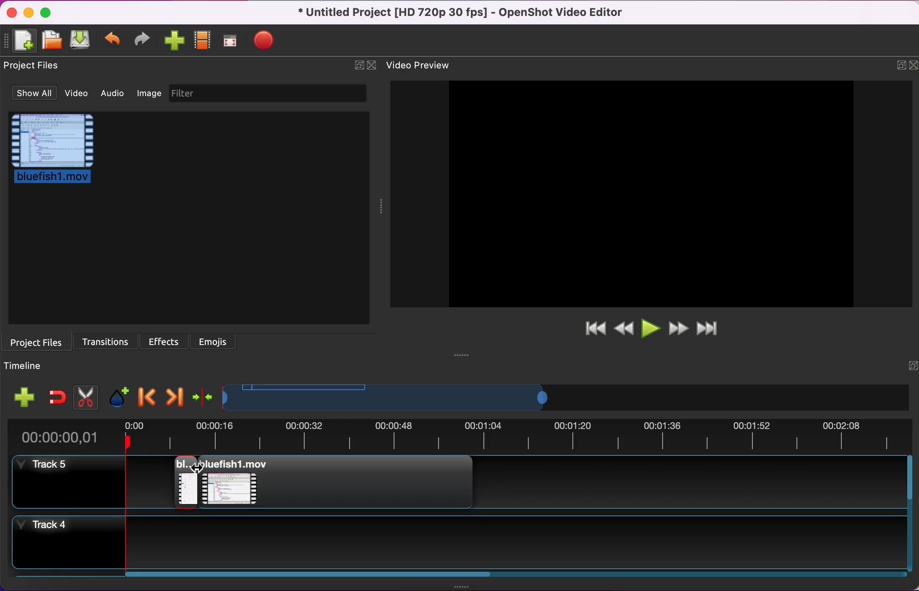  I want to click on project files, so click(37, 341).